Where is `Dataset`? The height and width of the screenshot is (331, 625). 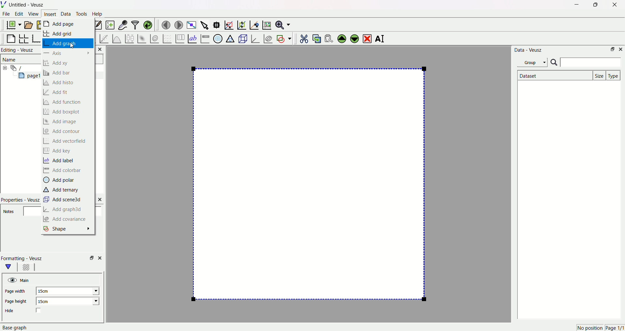
Dataset is located at coordinates (554, 75).